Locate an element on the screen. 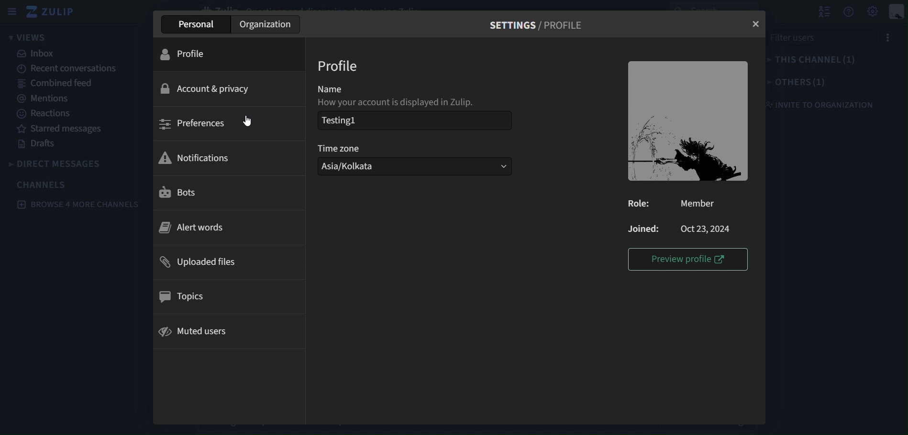  time zone is located at coordinates (344, 150).